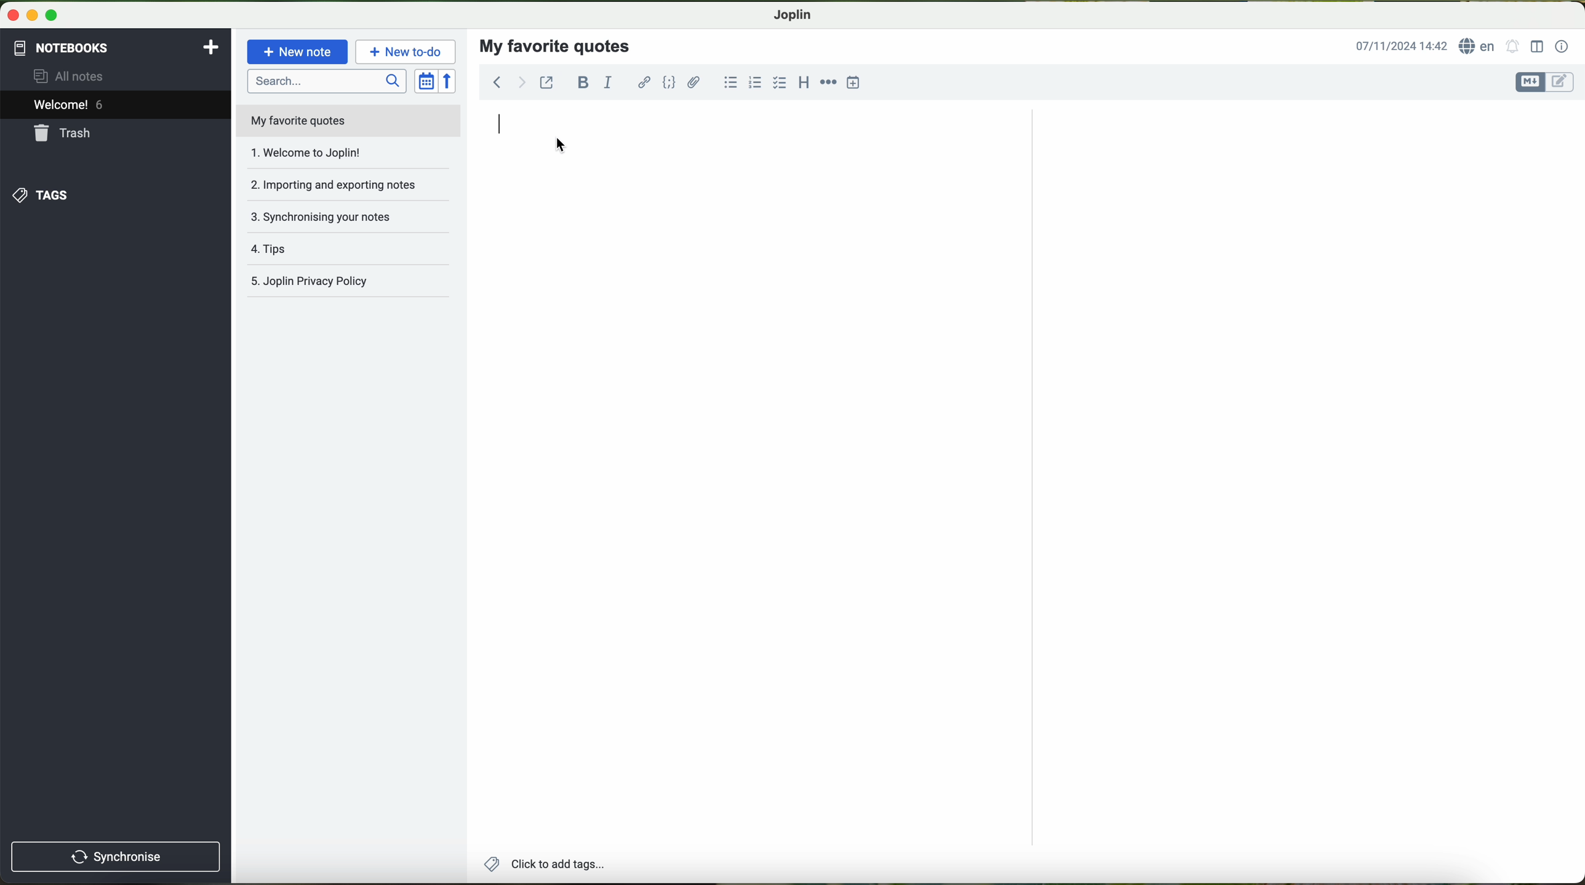  I want to click on date and hour, so click(1400, 45).